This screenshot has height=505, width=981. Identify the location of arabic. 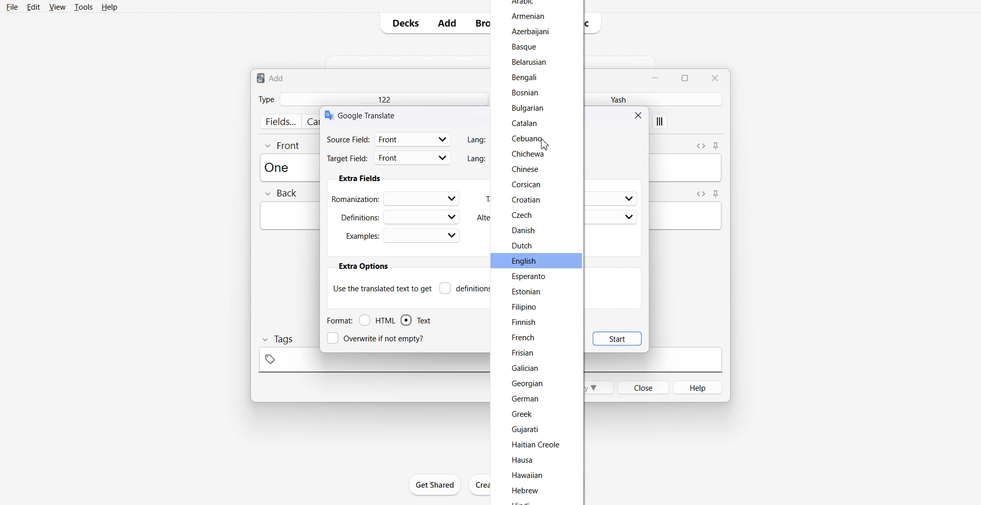
(523, 4).